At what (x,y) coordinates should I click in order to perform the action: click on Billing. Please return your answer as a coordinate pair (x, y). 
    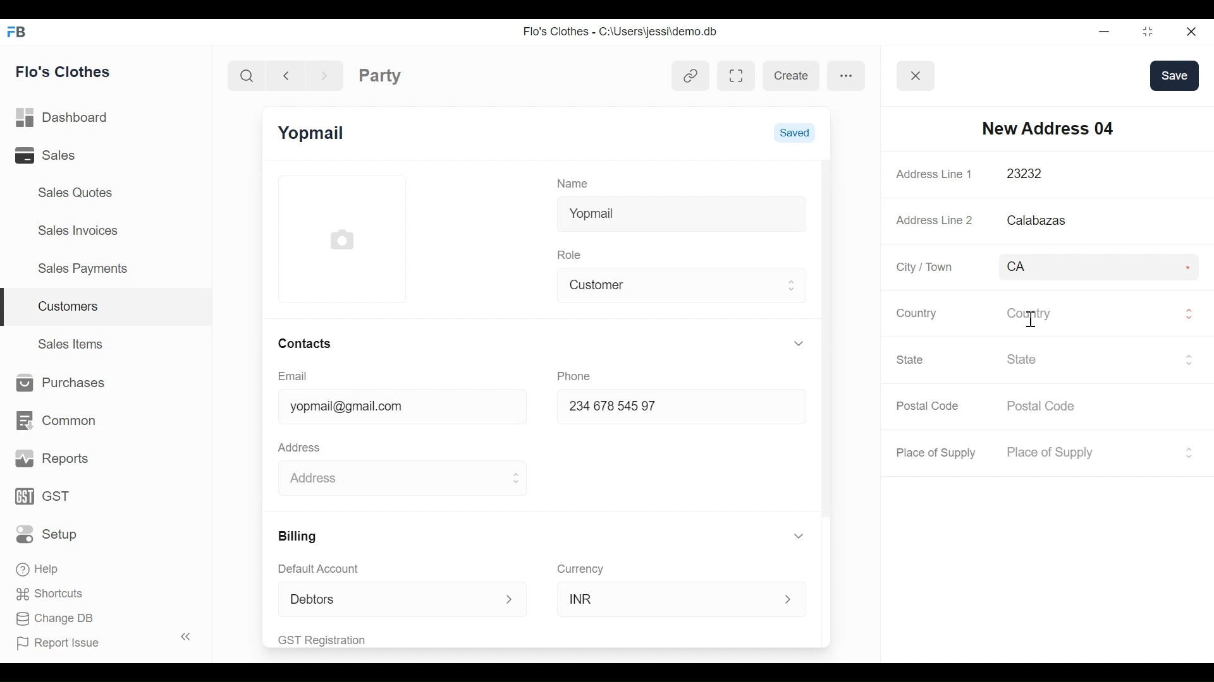
    Looking at the image, I should click on (296, 536).